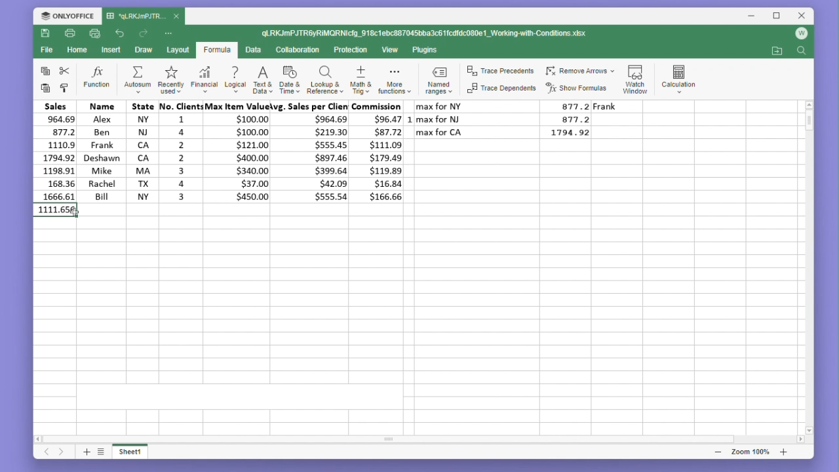  Describe the element at coordinates (69, 33) in the screenshot. I see `Print file` at that location.